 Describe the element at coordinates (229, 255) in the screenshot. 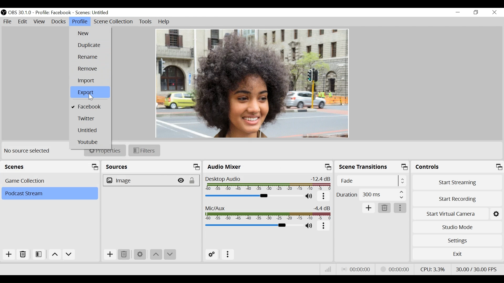

I see `More options` at that location.